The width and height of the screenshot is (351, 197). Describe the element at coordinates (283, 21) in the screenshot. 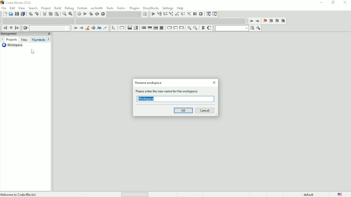

I see `Clear bookmarks` at that location.